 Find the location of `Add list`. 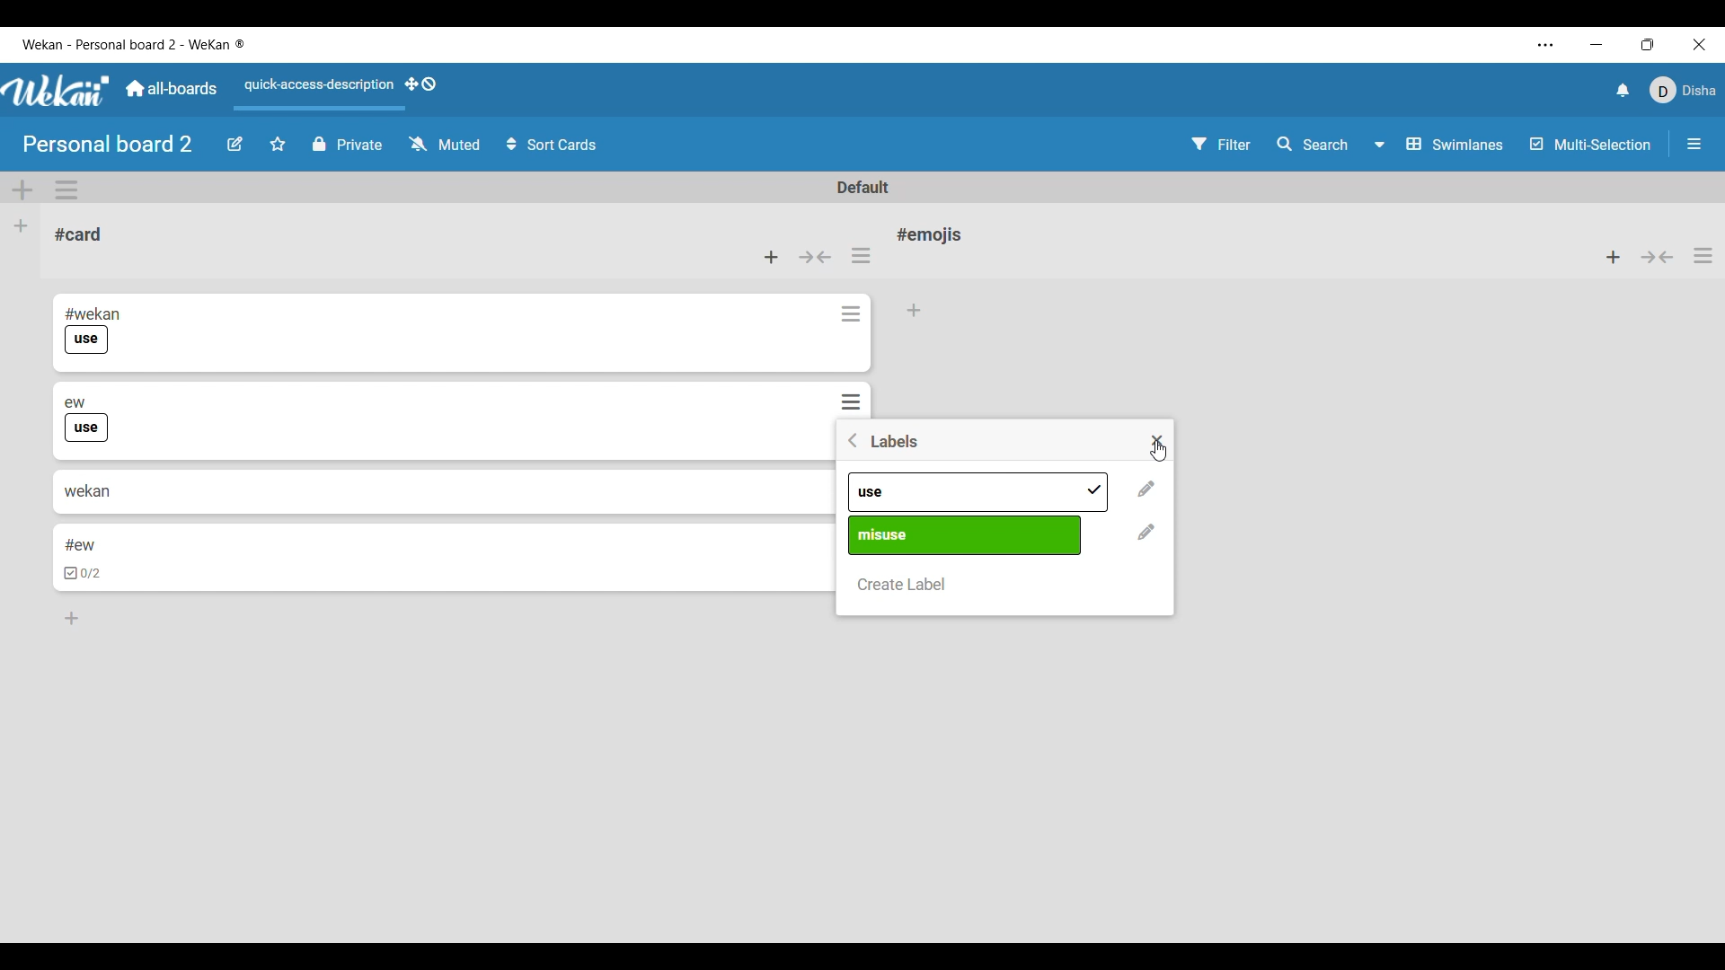

Add list is located at coordinates (21, 226).